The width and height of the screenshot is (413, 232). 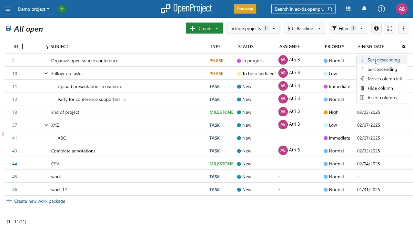 I want to click on assignee, so click(x=294, y=48).